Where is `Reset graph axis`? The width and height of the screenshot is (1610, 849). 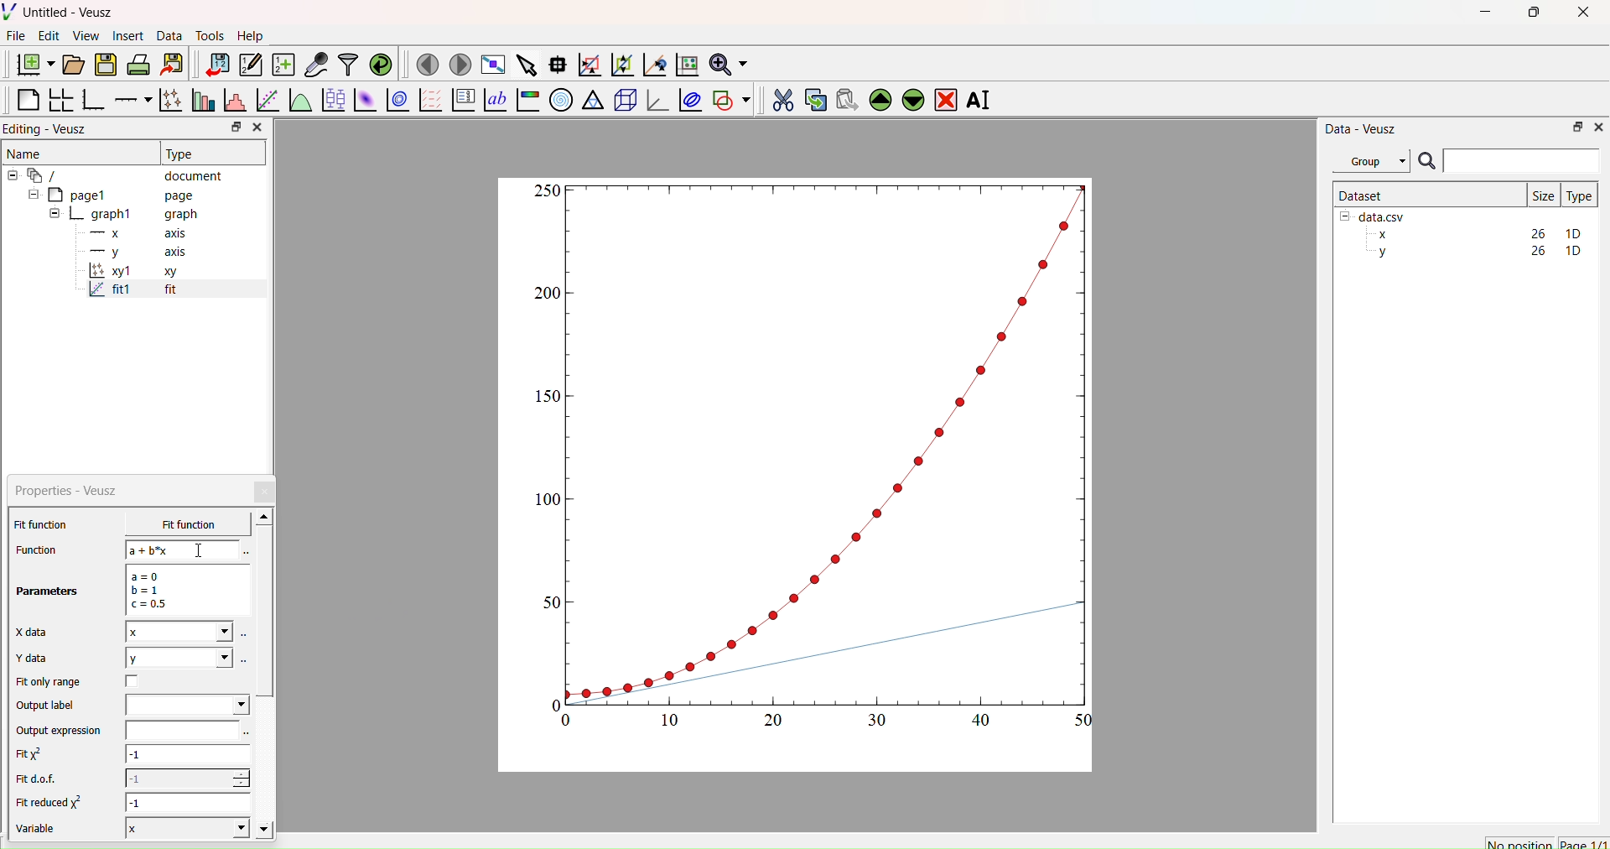
Reset graph axis is located at coordinates (685, 64).